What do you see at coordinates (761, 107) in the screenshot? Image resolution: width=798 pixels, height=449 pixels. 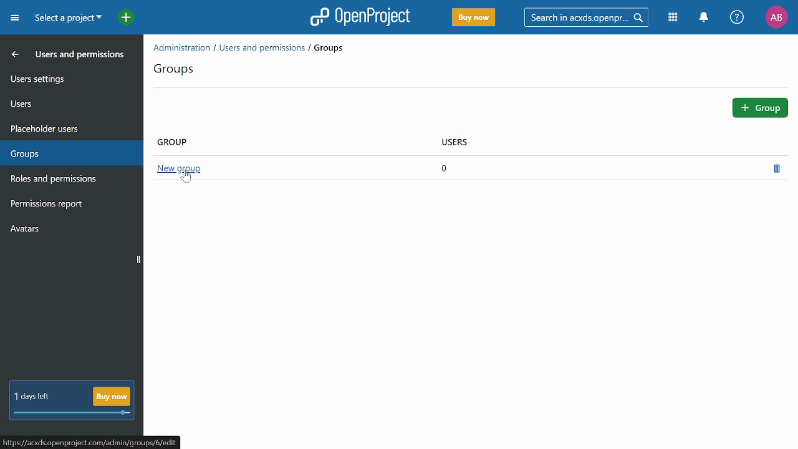 I see `+ group` at bounding box center [761, 107].